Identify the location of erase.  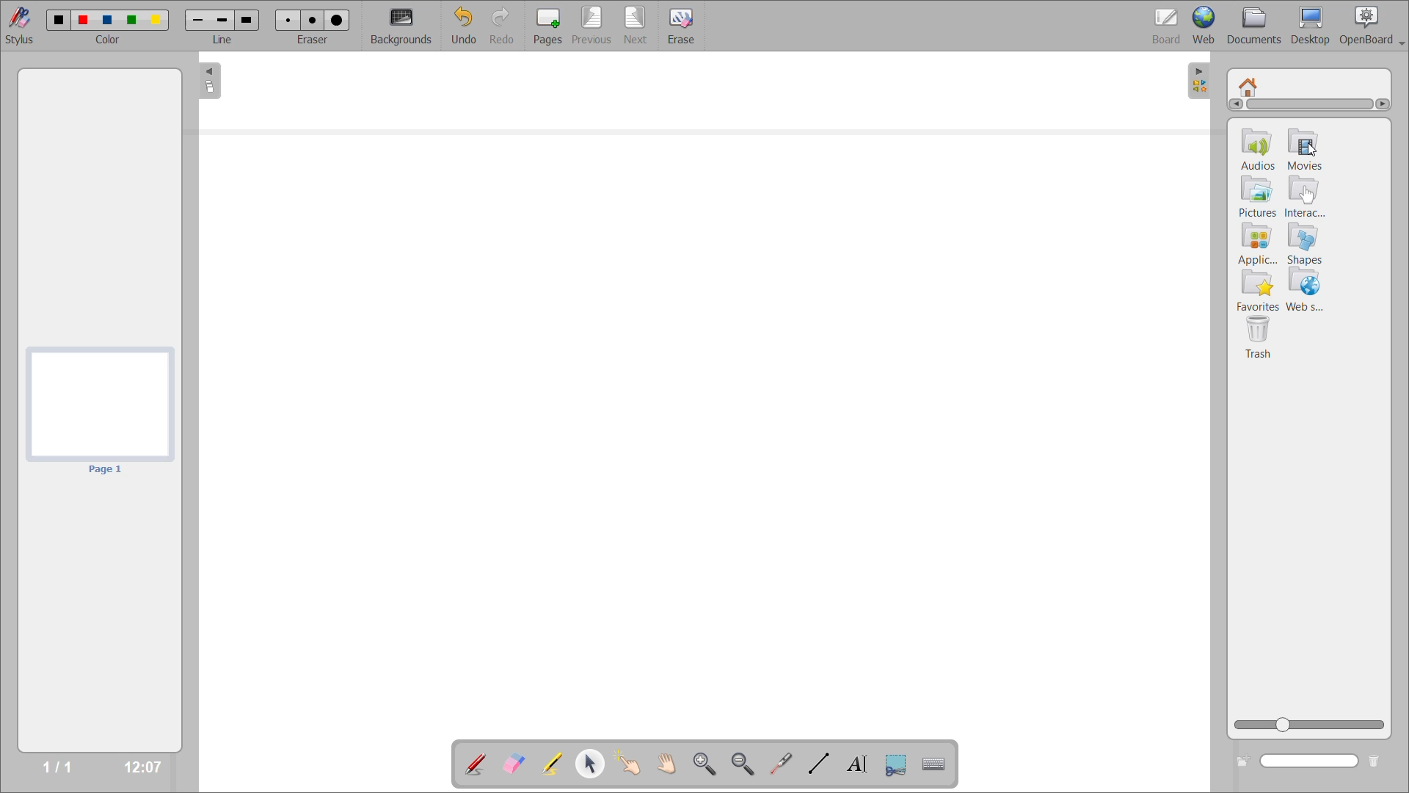
(682, 27).